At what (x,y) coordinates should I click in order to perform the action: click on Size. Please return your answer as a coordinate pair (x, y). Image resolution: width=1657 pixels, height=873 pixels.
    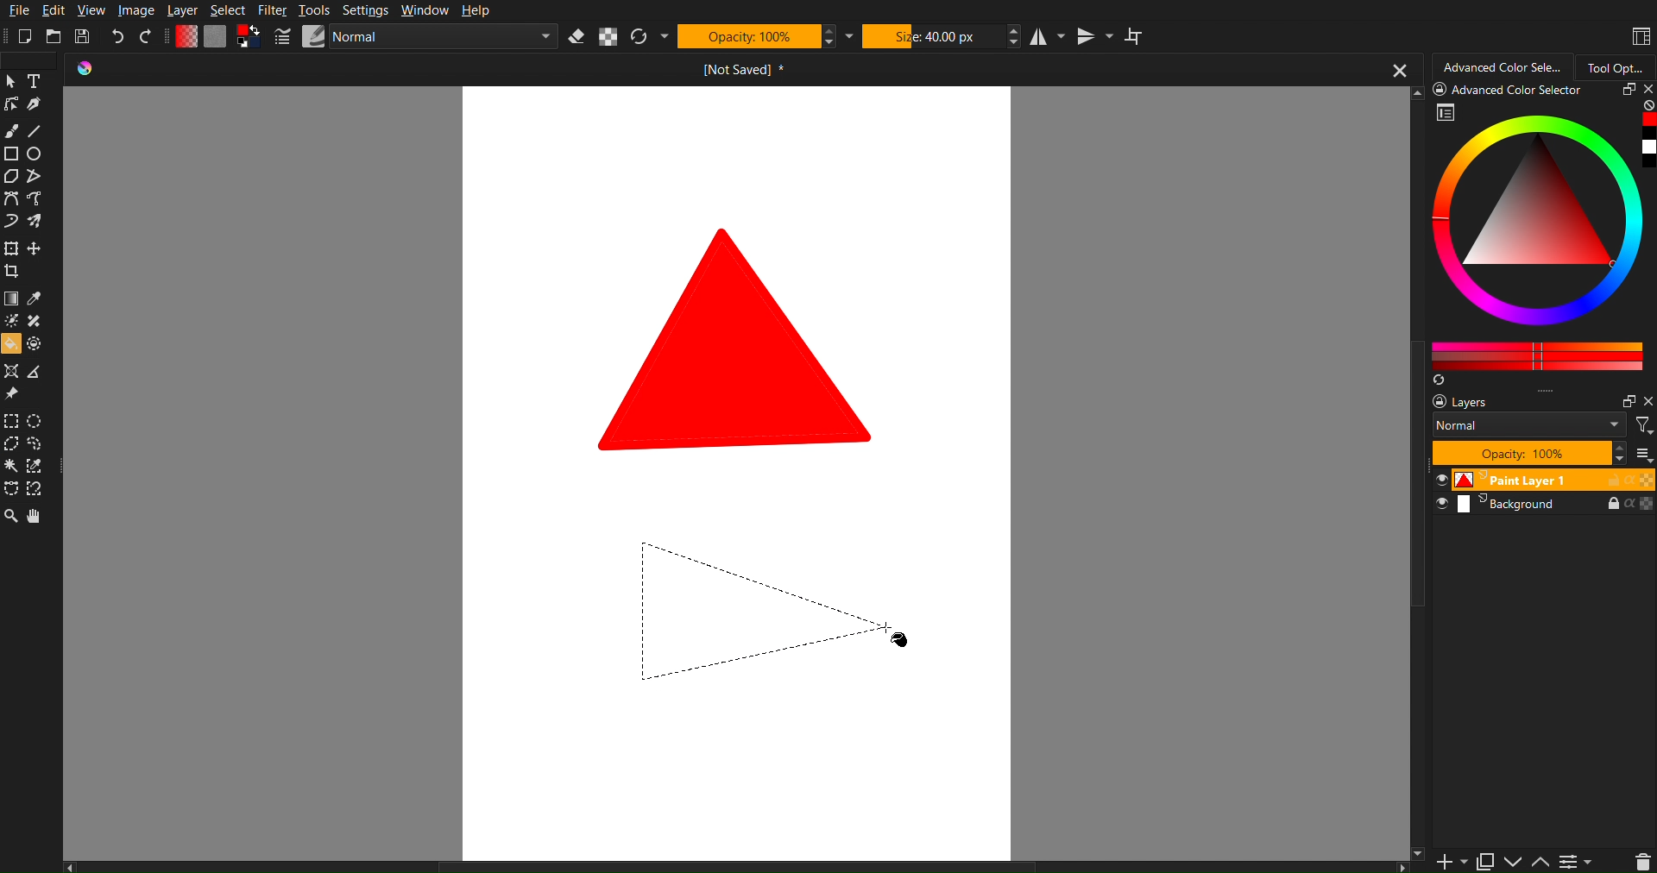
    Looking at the image, I should click on (932, 38).